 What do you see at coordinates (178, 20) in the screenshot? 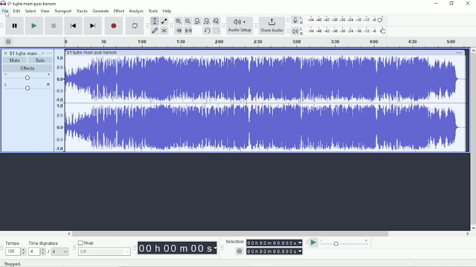
I see `Zoom In` at bounding box center [178, 20].